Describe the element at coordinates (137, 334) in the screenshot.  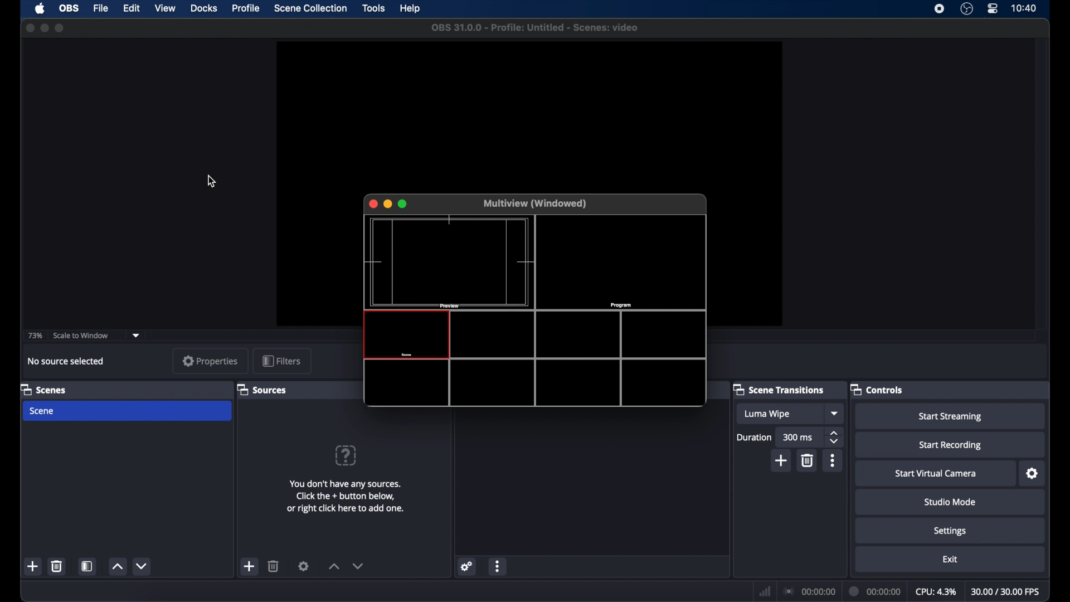
I see `dropdown` at that location.